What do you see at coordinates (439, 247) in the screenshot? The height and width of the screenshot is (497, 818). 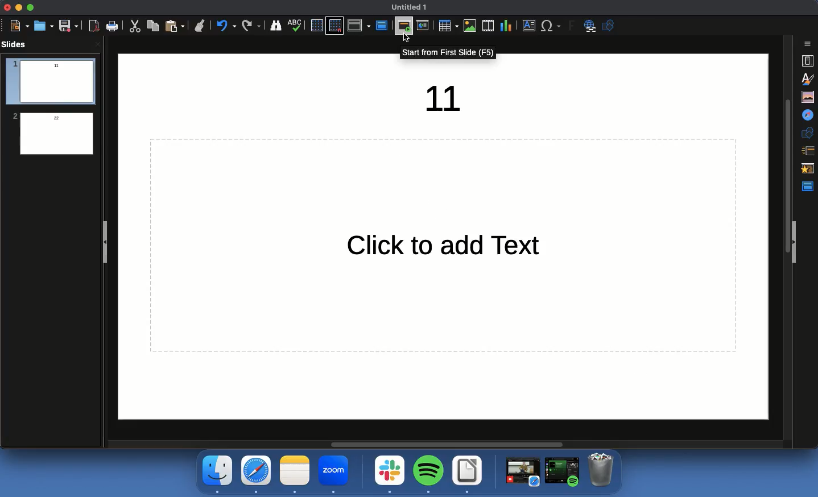 I see `Text` at bounding box center [439, 247].